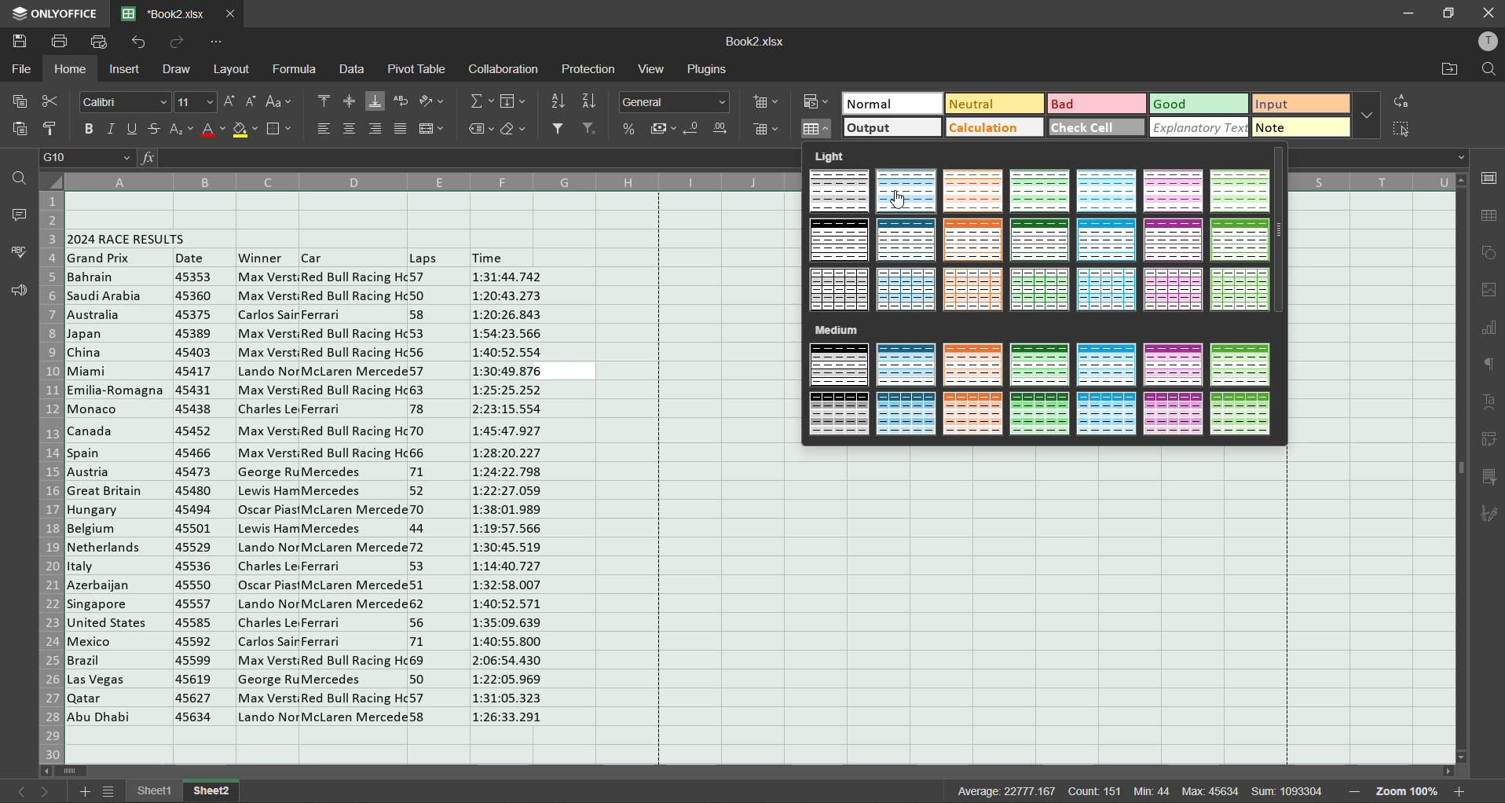 The image size is (1505, 803). I want to click on font color, so click(213, 133).